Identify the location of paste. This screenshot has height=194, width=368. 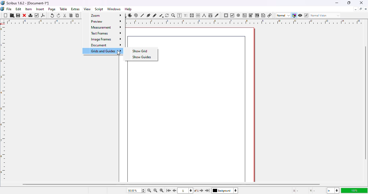
(77, 15).